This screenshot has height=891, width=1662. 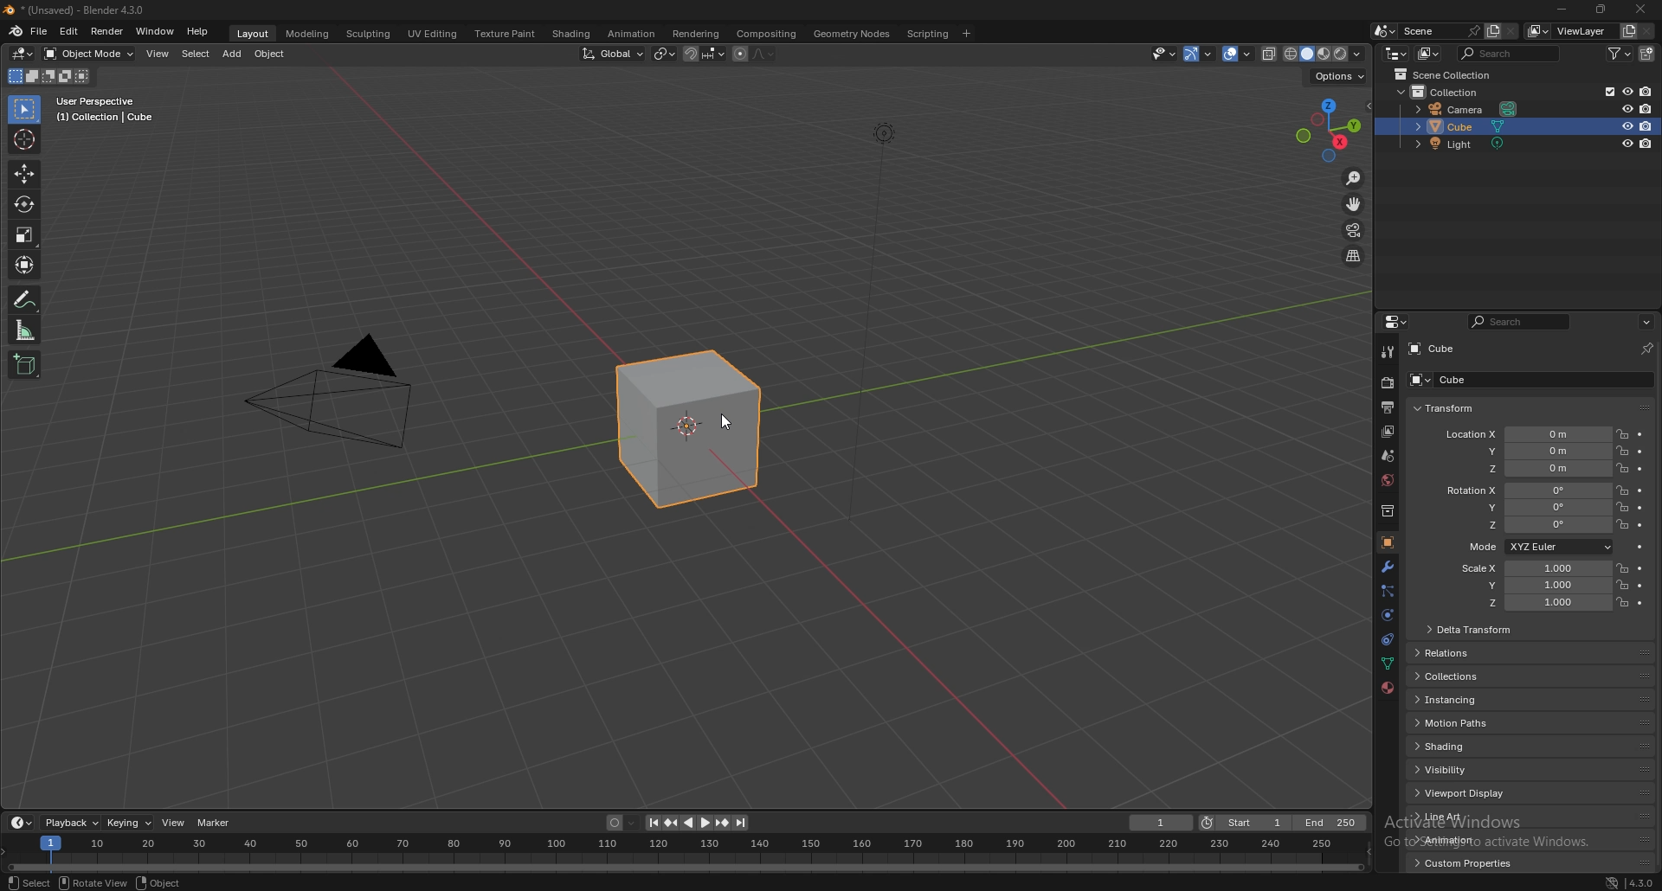 I want to click on animate property, so click(x=1640, y=469).